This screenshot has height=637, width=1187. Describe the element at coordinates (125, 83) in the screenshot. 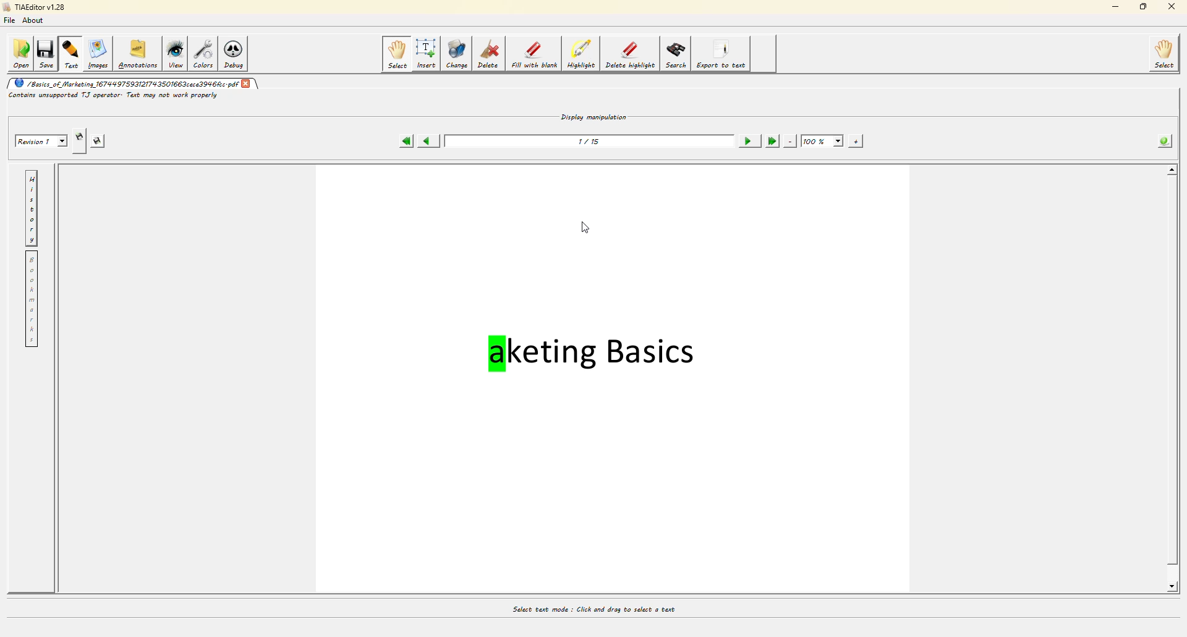

I see `filename` at that location.